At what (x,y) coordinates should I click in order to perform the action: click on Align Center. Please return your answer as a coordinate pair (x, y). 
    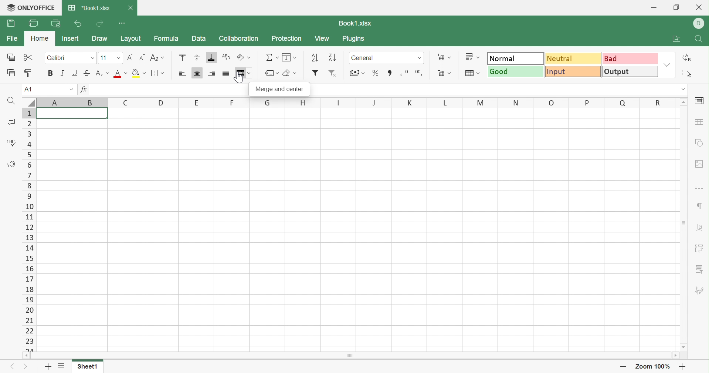
    Looking at the image, I should click on (198, 74).